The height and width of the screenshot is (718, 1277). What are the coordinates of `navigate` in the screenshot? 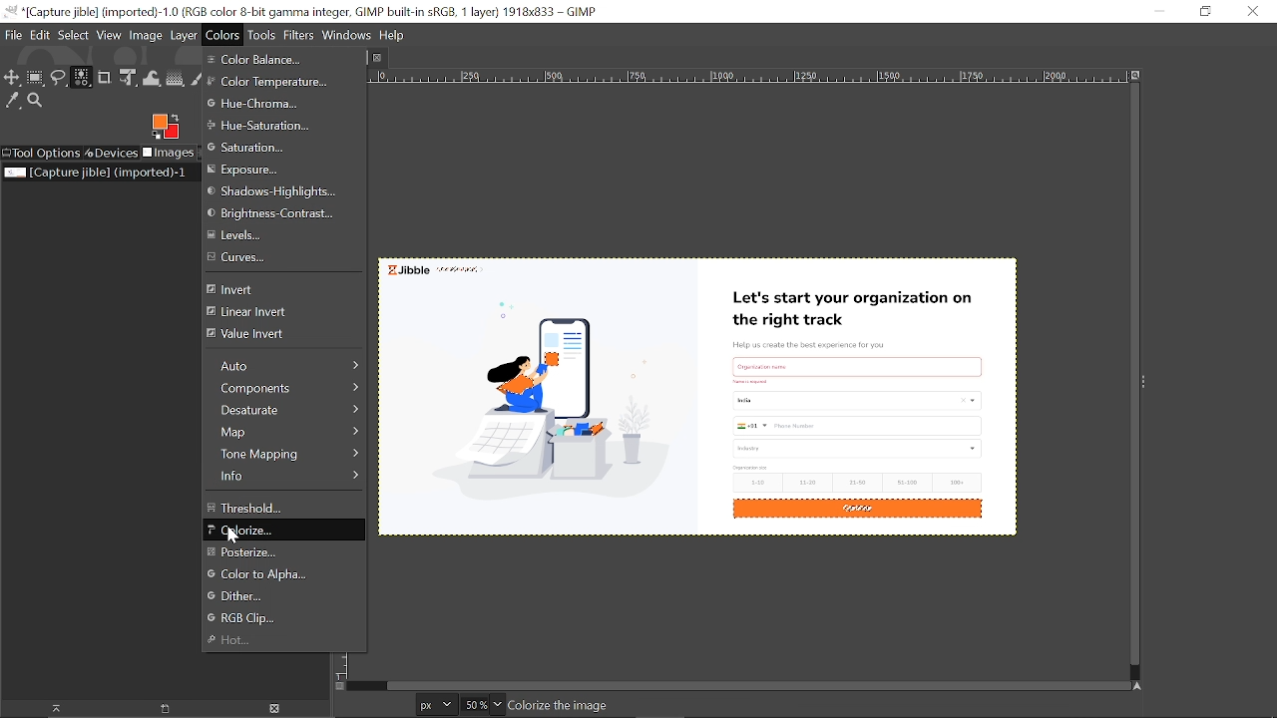 It's located at (341, 687).